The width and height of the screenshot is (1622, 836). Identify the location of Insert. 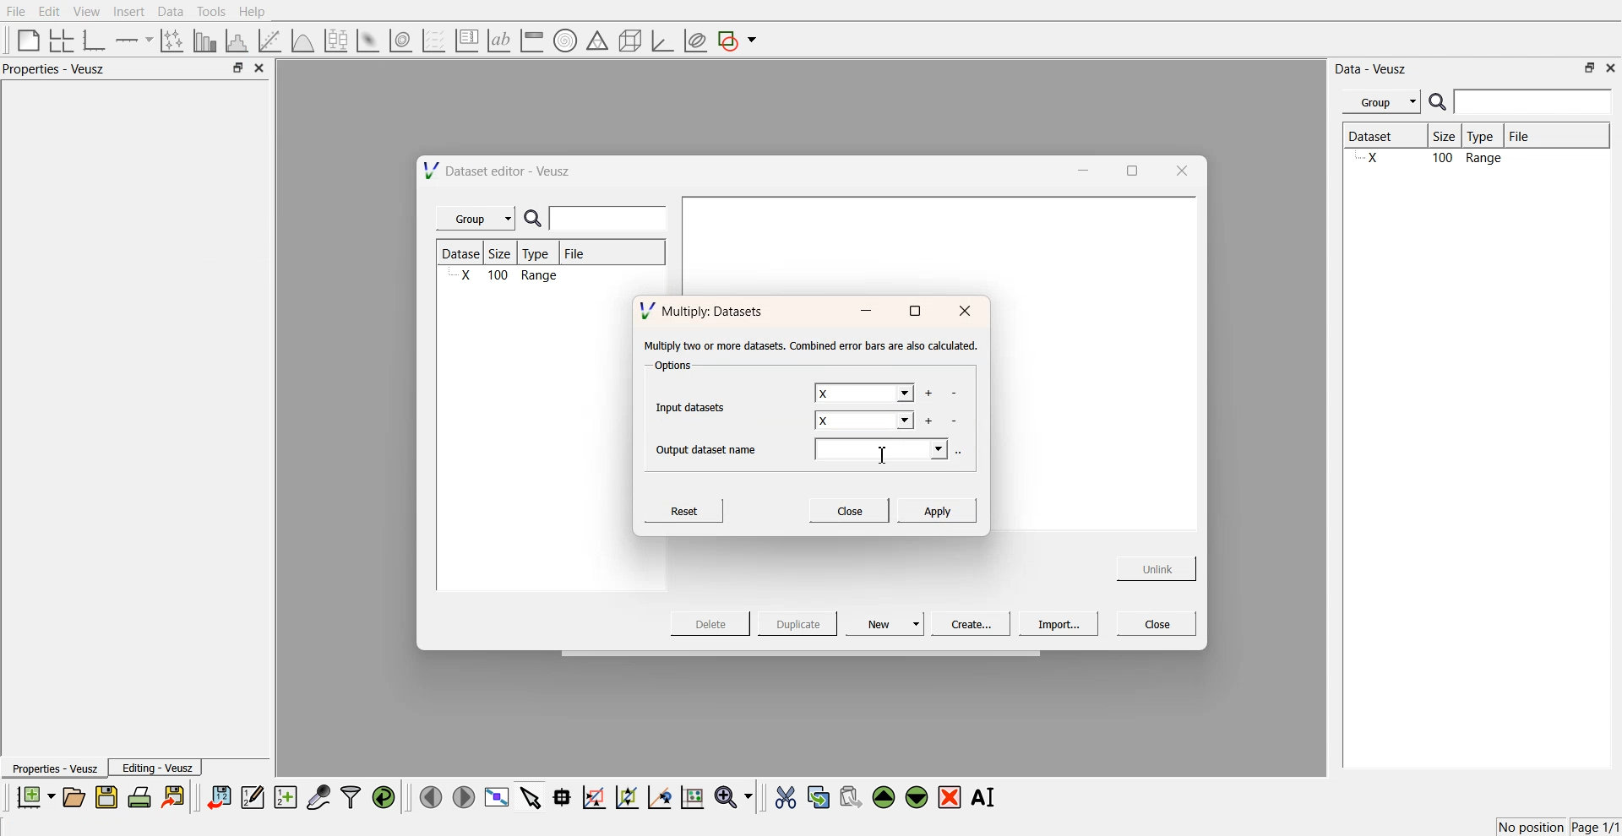
(127, 12).